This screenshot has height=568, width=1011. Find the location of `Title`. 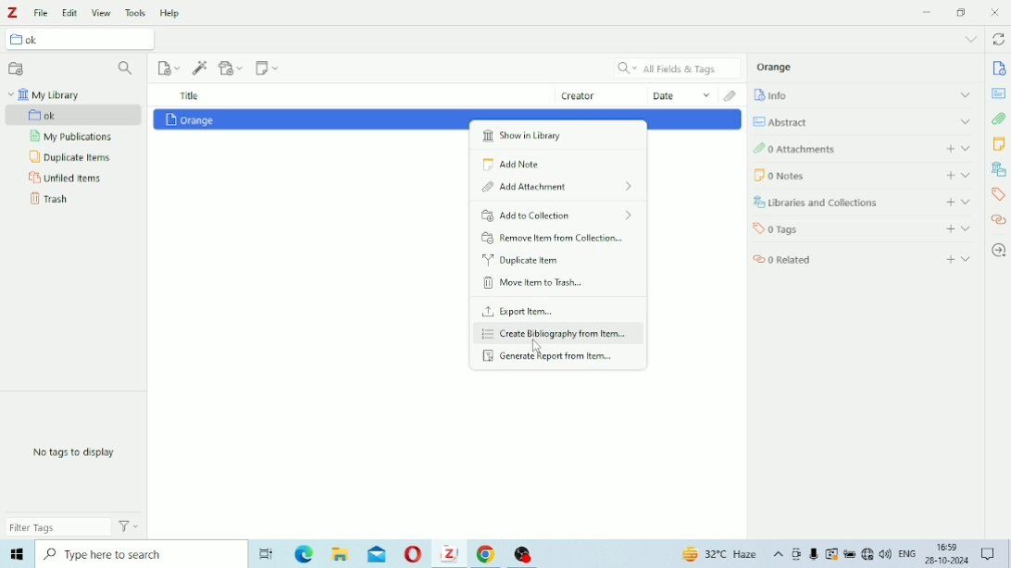

Title is located at coordinates (190, 95).